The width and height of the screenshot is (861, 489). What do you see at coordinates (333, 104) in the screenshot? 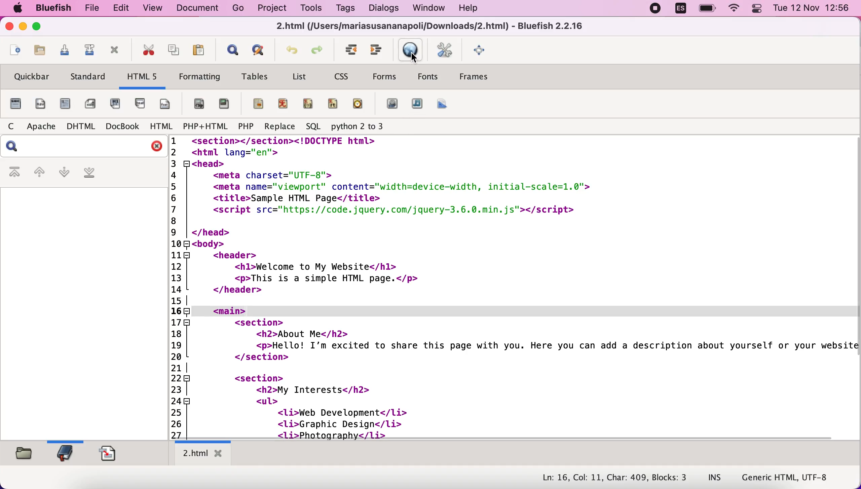
I see `html comment` at bounding box center [333, 104].